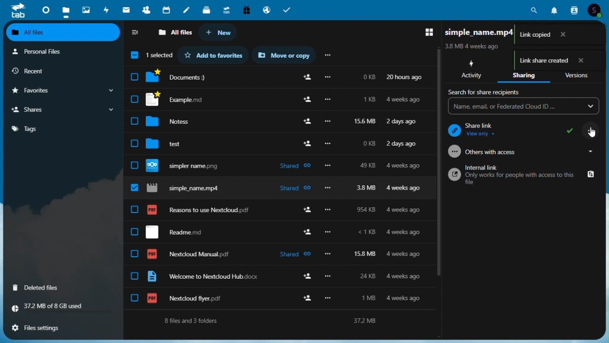 The width and height of the screenshot is (609, 343). I want to click on deck, so click(206, 10).